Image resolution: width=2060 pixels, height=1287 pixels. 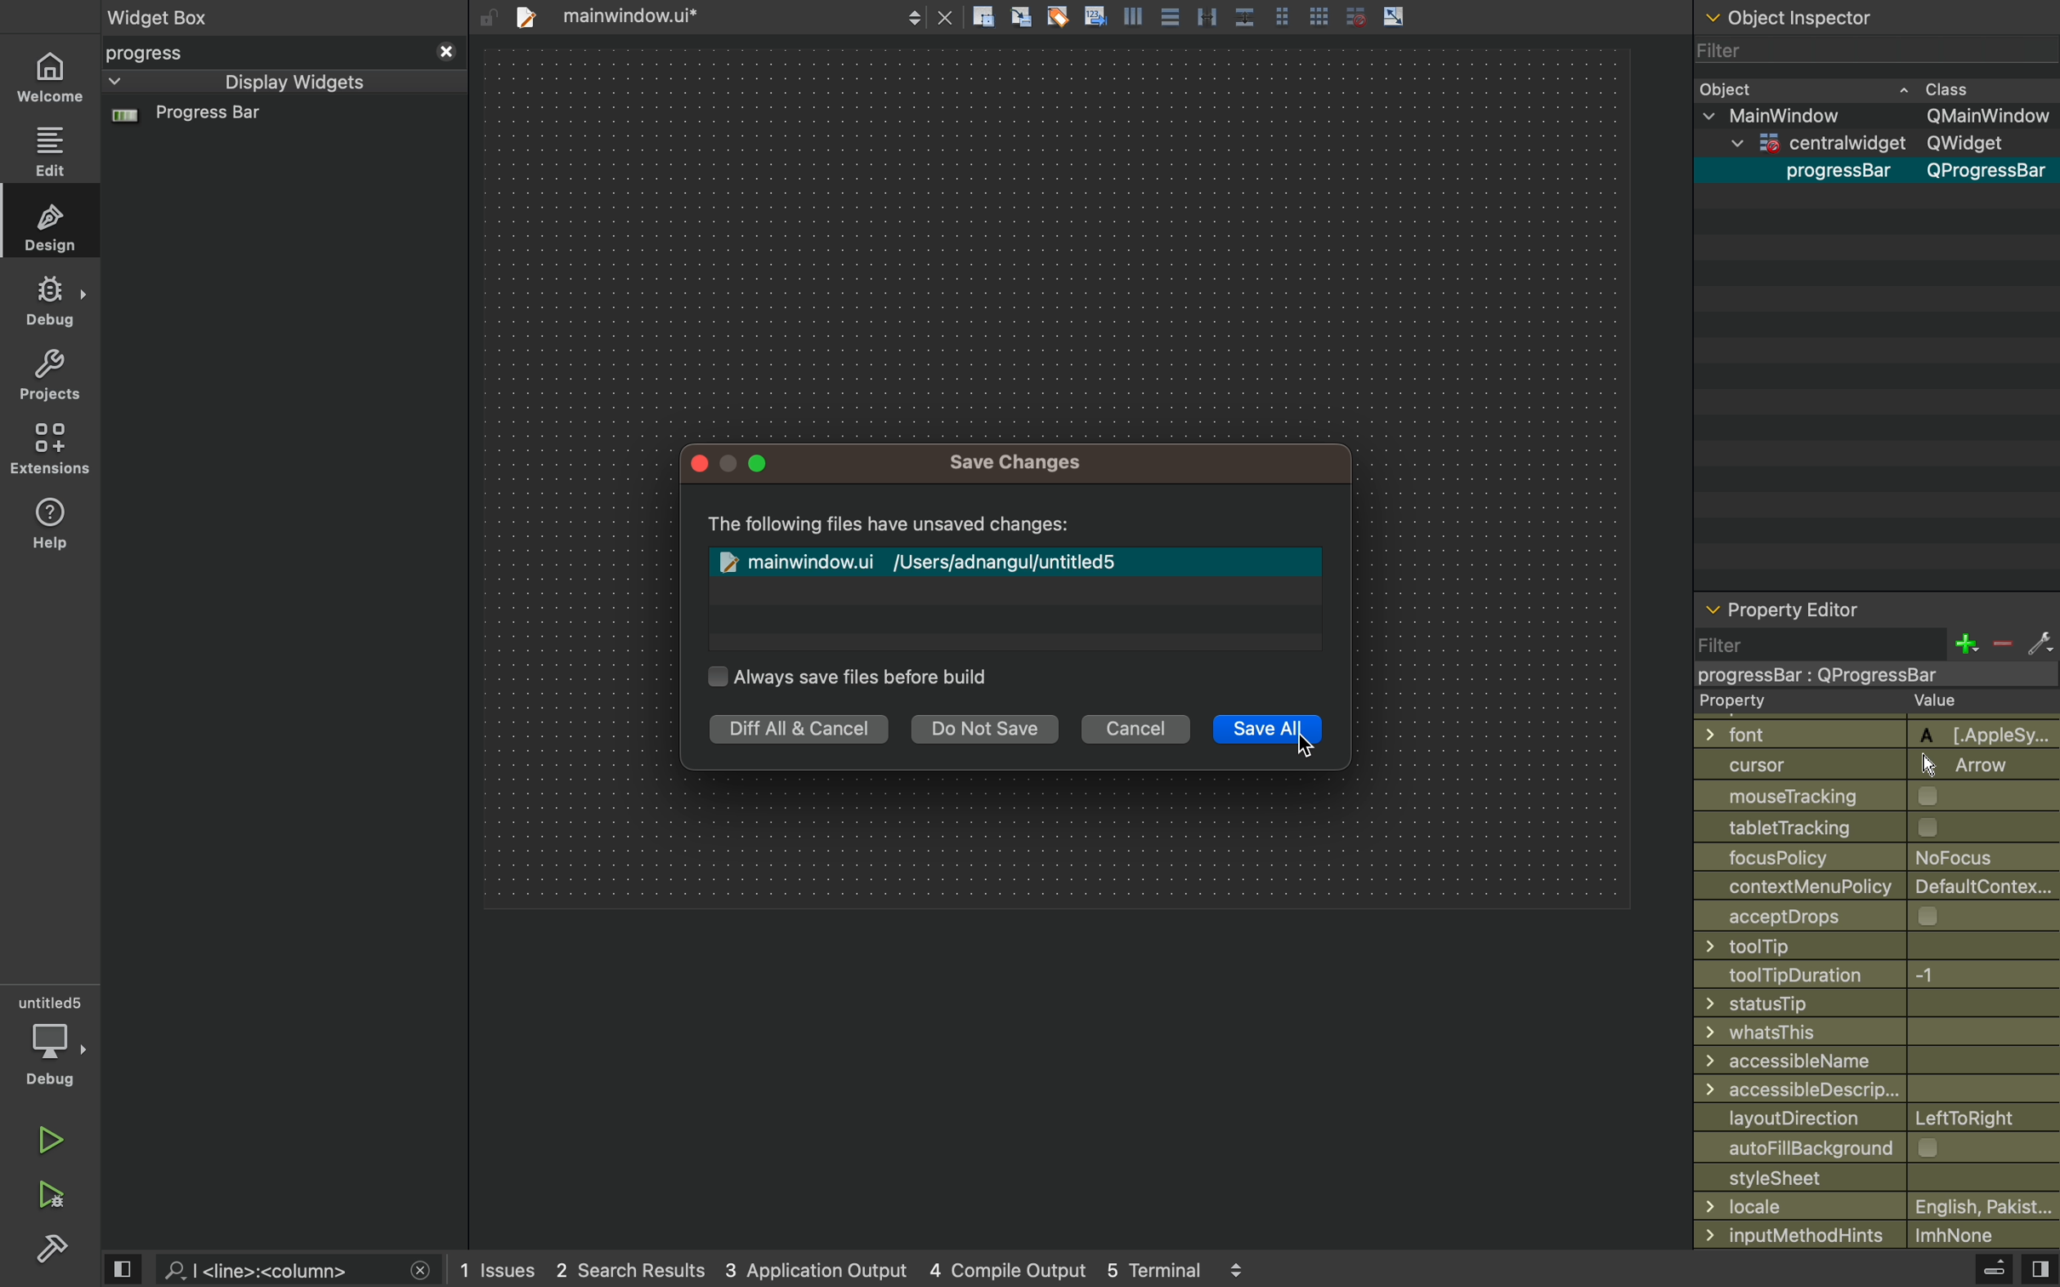 What do you see at coordinates (1878, 1206) in the screenshot?
I see `locale` at bounding box center [1878, 1206].